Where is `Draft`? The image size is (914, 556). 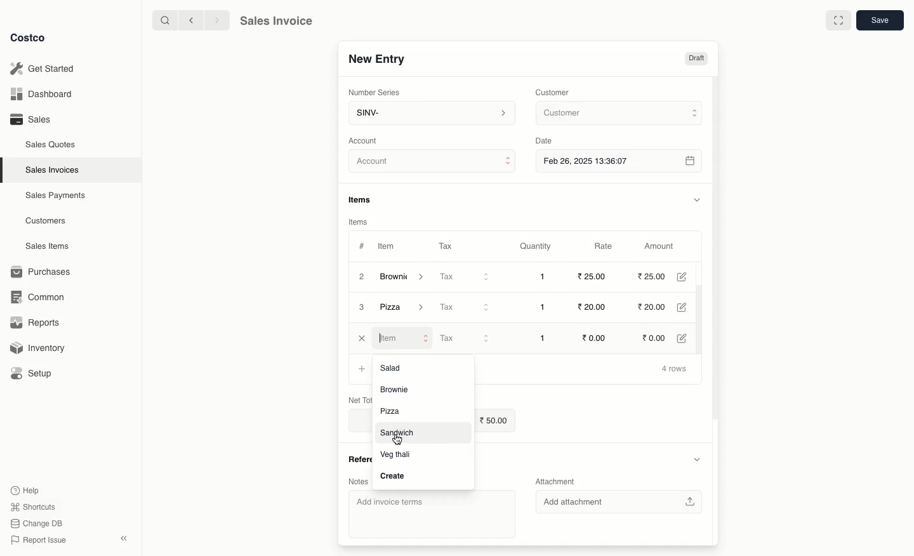 Draft is located at coordinates (696, 59).